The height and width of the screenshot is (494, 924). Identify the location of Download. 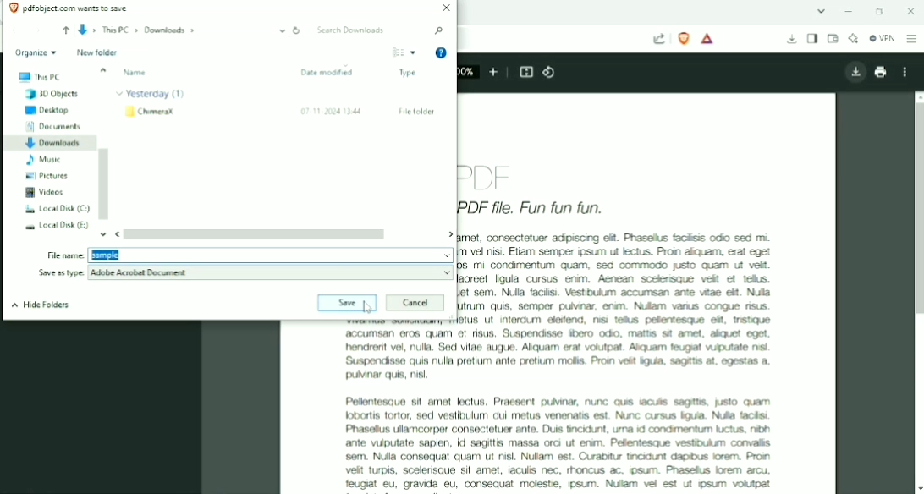
(854, 73).